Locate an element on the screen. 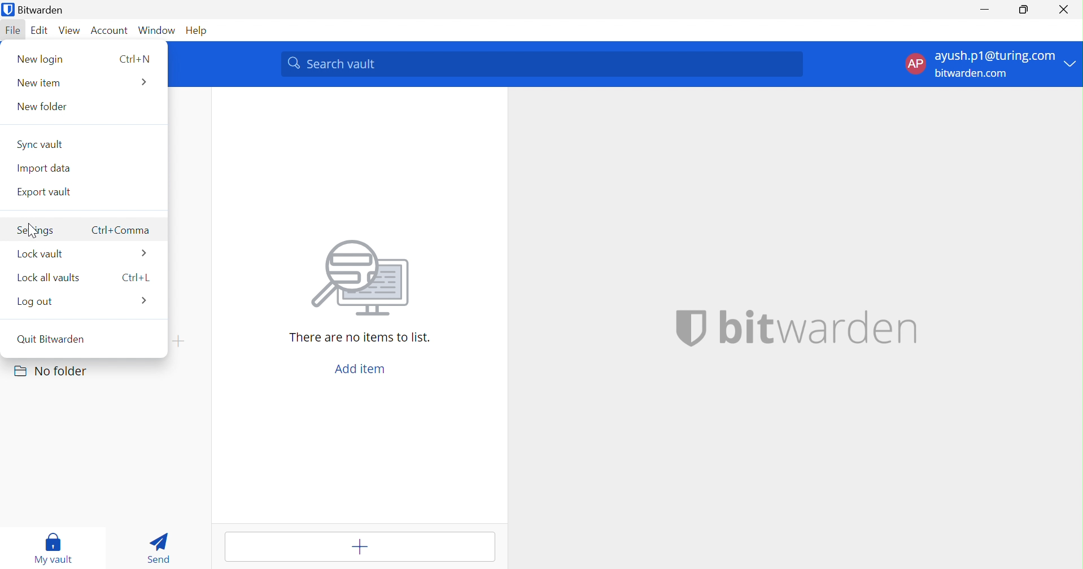 This screenshot has height=569, width=1083. Searching for file vector image is located at coordinates (360, 279).